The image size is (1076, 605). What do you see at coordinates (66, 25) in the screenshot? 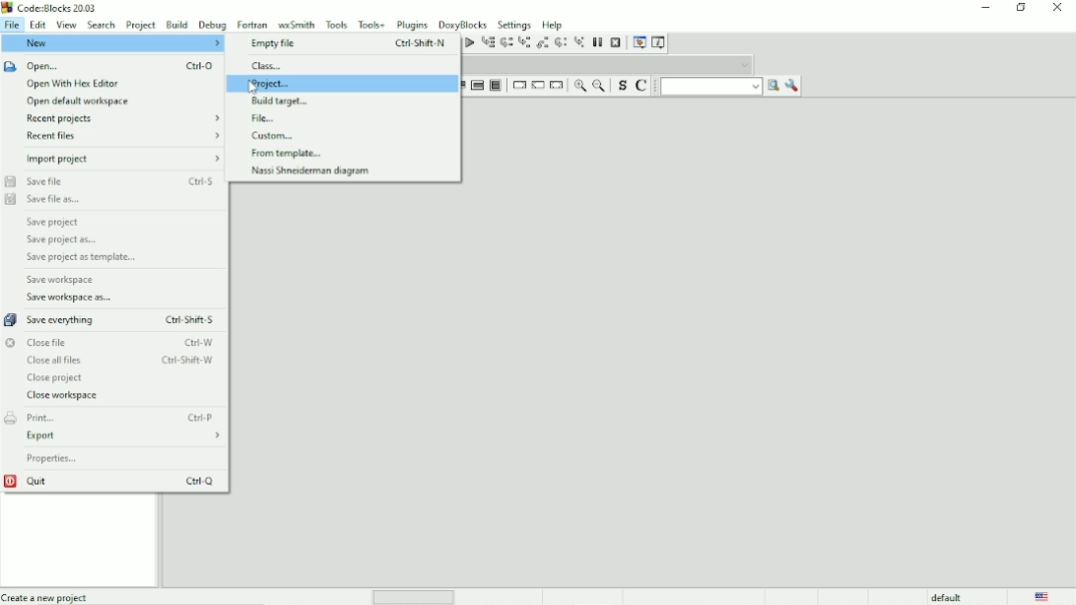
I see `View` at bounding box center [66, 25].